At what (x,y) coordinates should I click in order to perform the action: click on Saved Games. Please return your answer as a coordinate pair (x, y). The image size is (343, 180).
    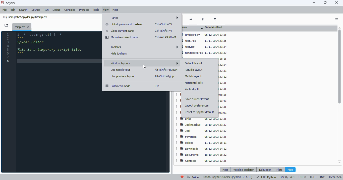
    Looking at the image, I should click on (222, 88).